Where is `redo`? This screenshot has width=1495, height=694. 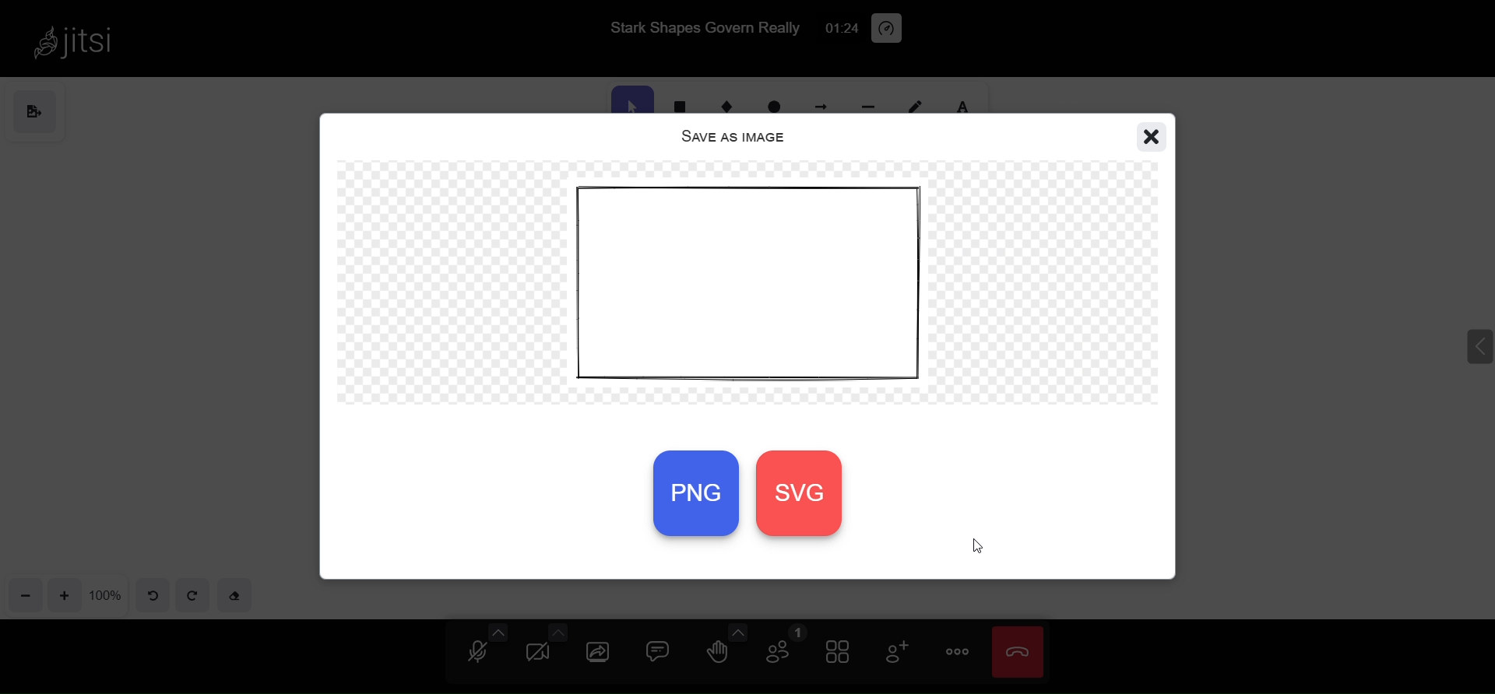 redo is located at coordinates (195, 597).